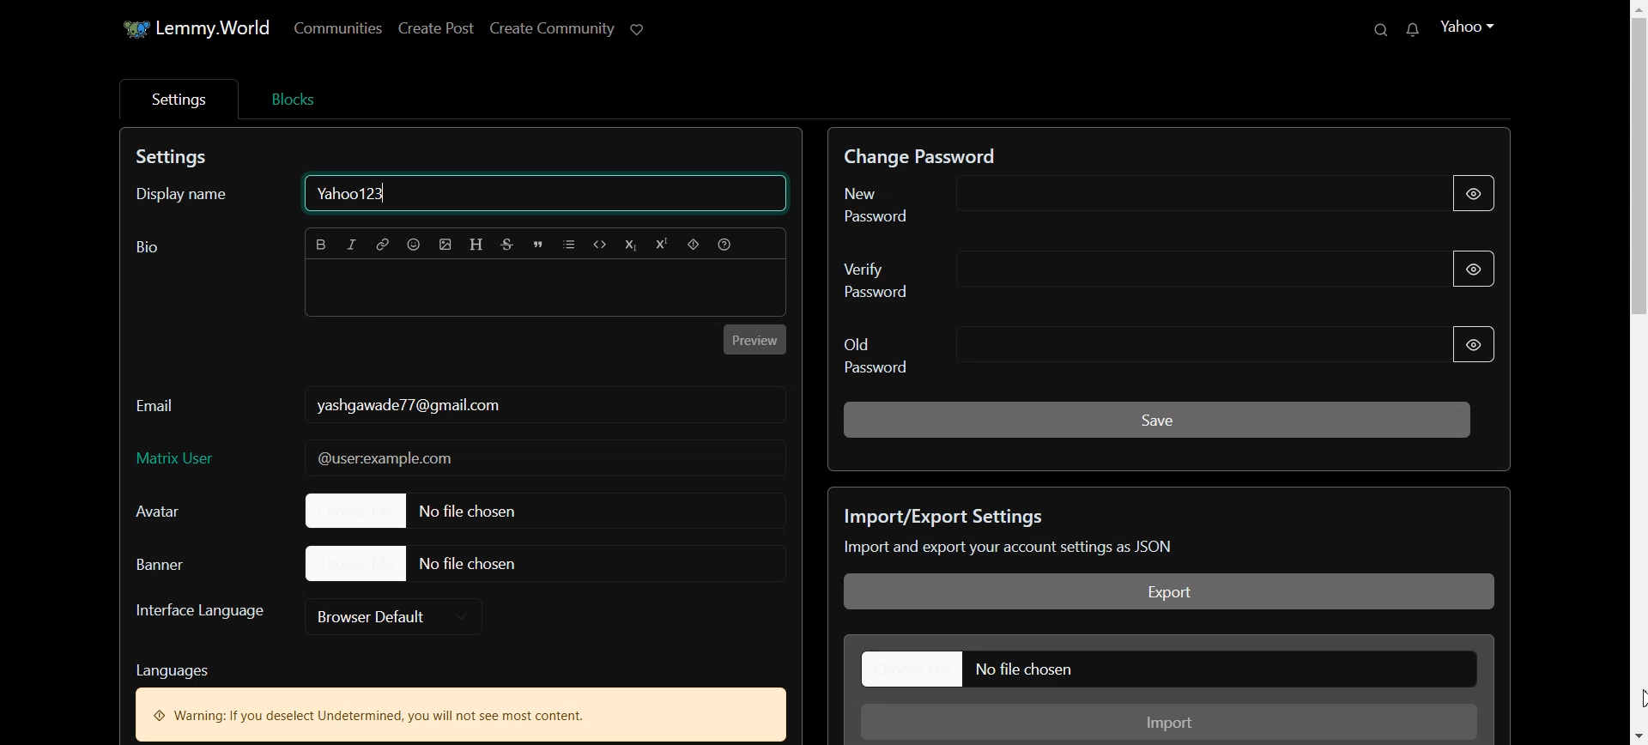 This screenshot has width=1648, height=745. What do you see at coordinates (415, 245) in the screenshot?
I see `Emoji` at bounding box center [415, 245].